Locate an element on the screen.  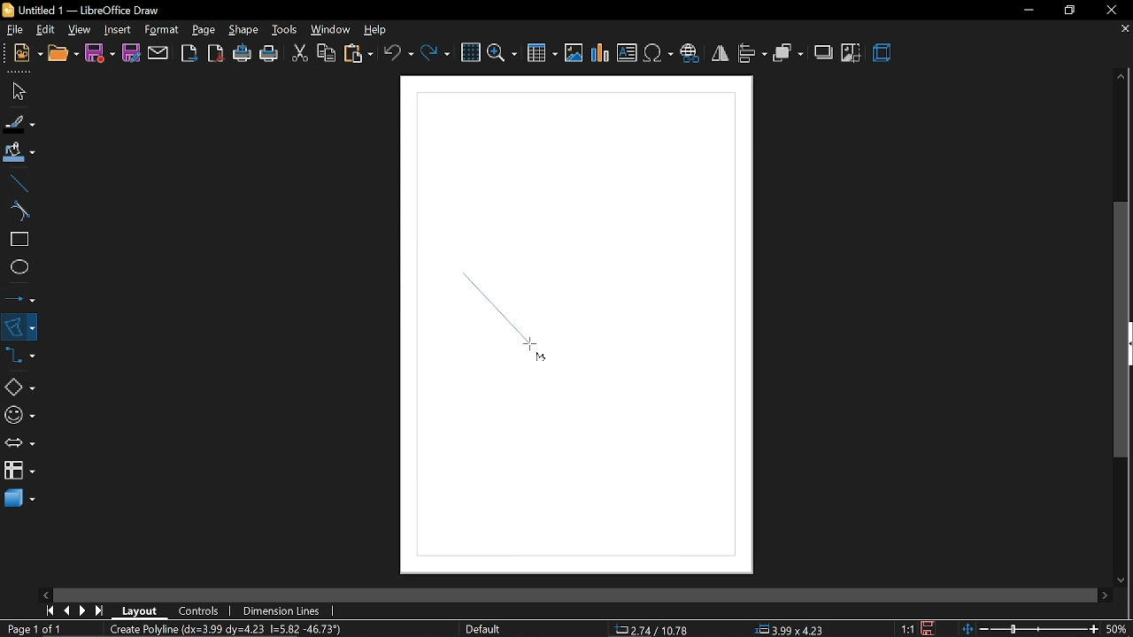
layout is located at coordinates (140, 610).